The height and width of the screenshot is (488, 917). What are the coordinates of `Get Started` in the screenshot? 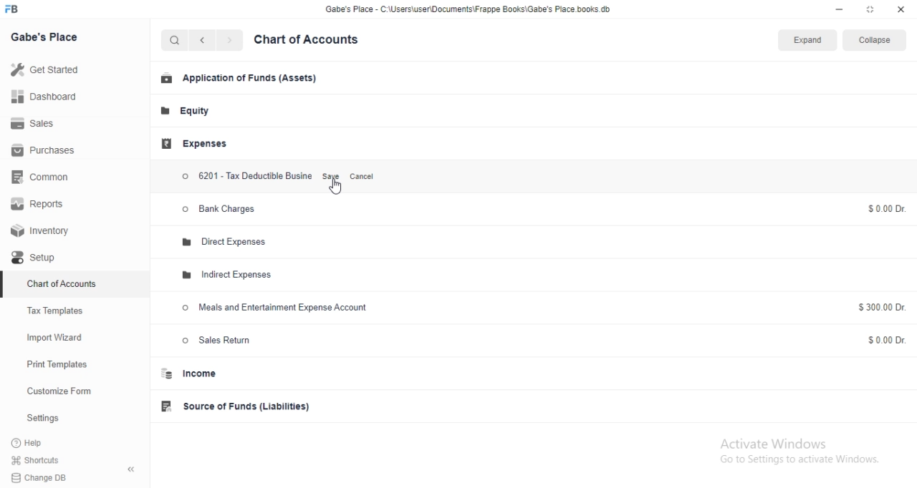 It's located at (49, 69).